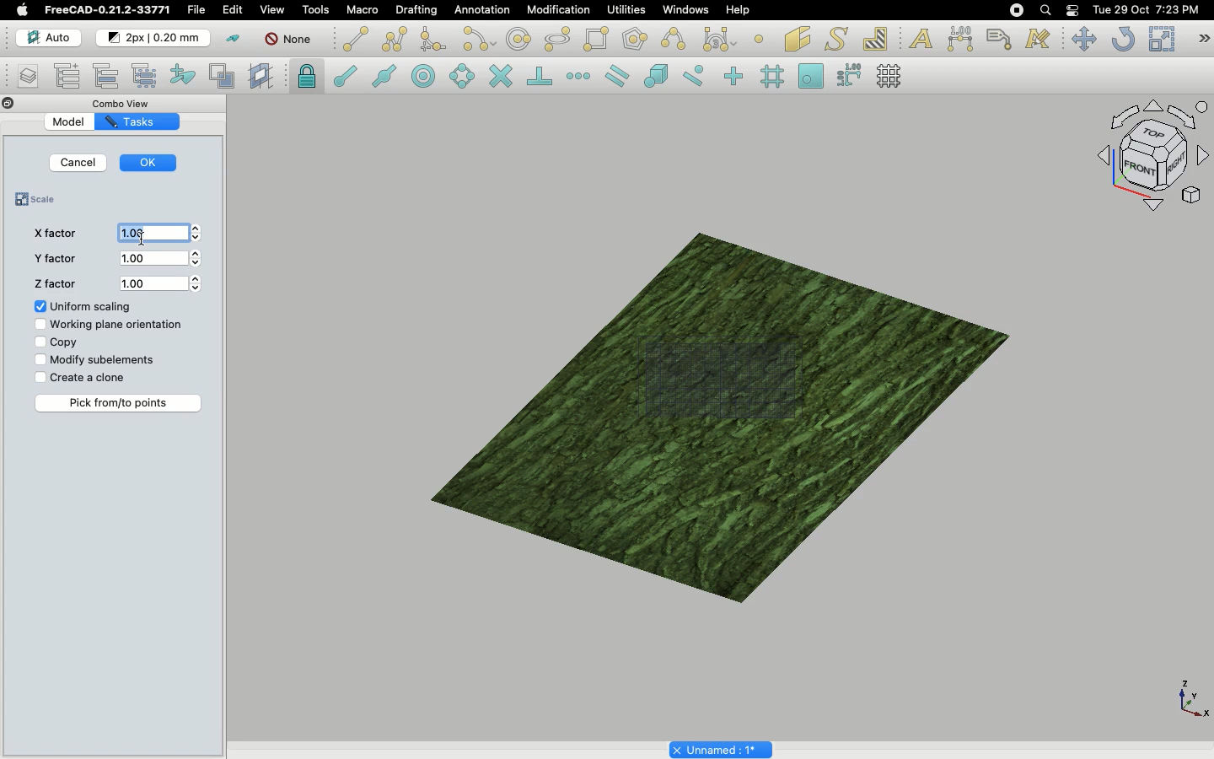  Describe the element at coordinates (54, 342) in the screenshot. I see `Copy` at that location.